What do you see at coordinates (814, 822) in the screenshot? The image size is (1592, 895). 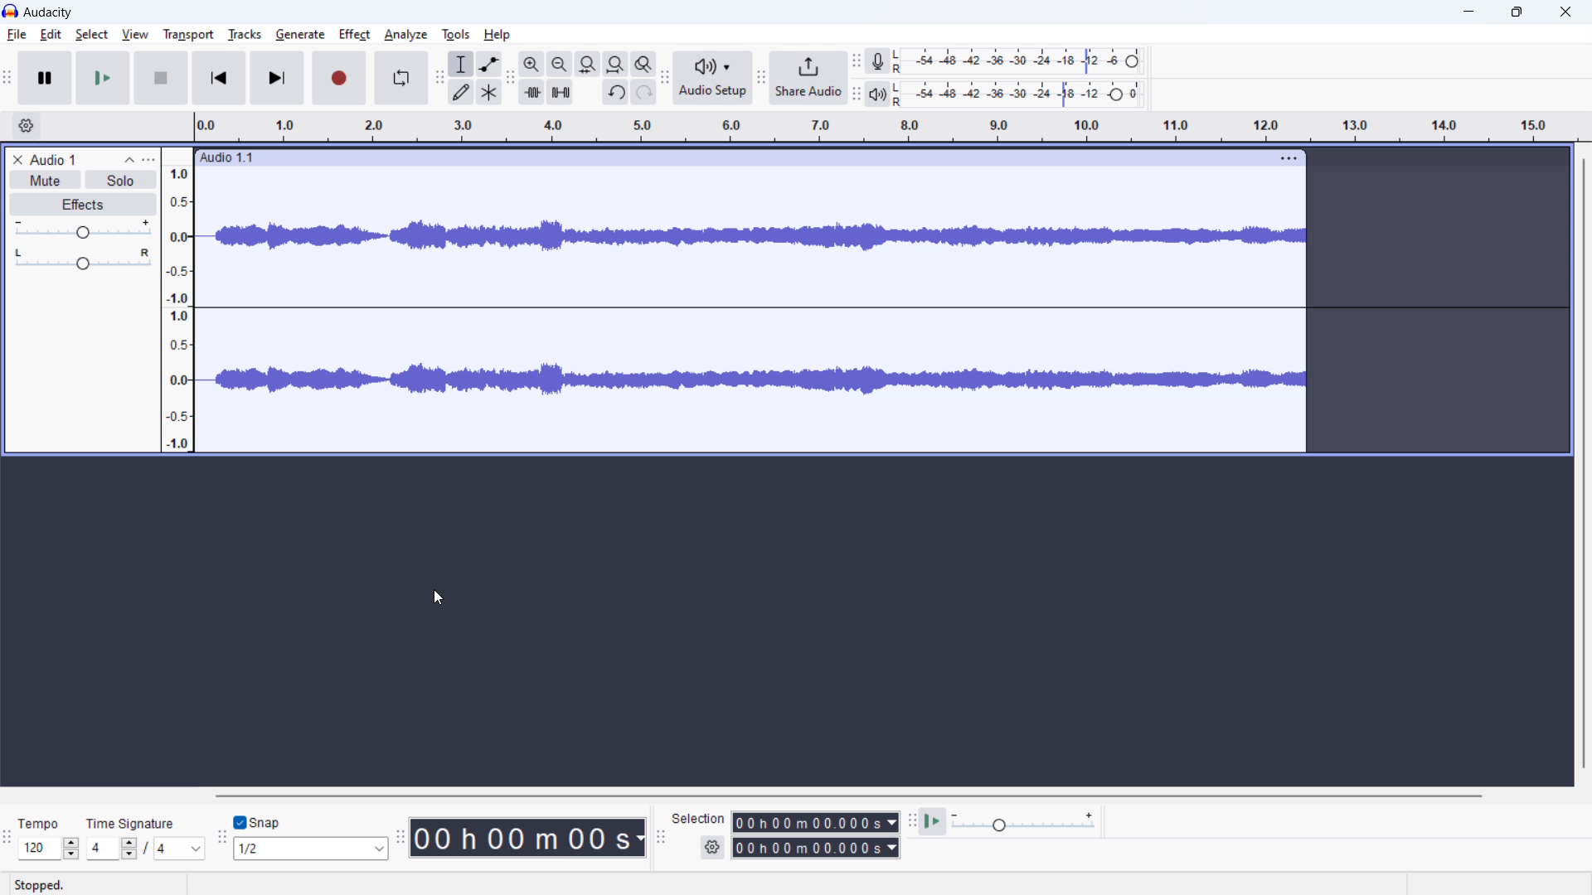 I see `start time` at bounding box center [814, 822].